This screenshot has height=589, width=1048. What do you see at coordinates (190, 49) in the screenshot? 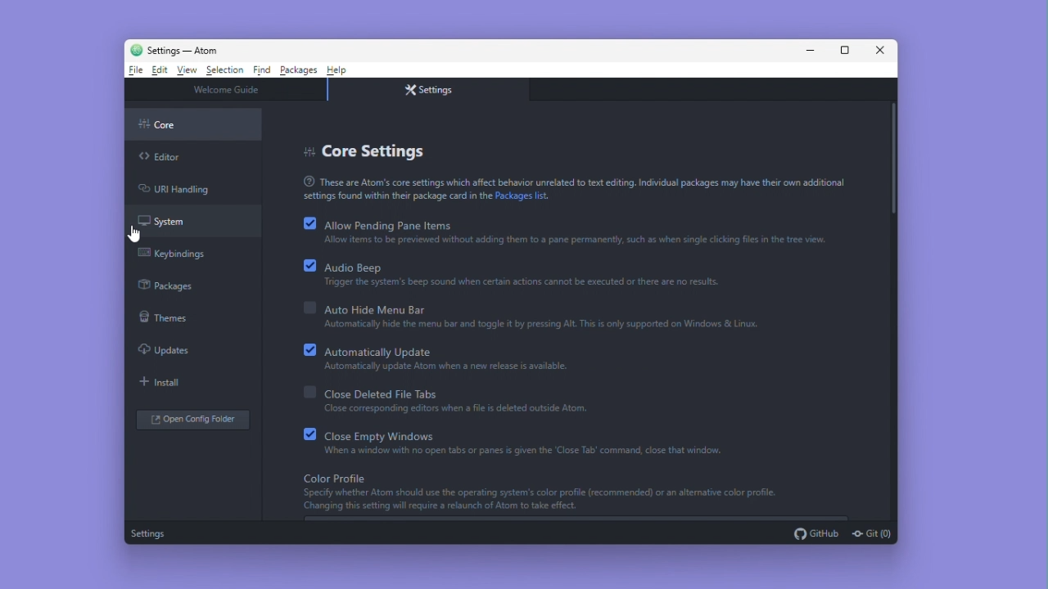
I see `Welcome guide - Atom` at bounding box center [190, 49].